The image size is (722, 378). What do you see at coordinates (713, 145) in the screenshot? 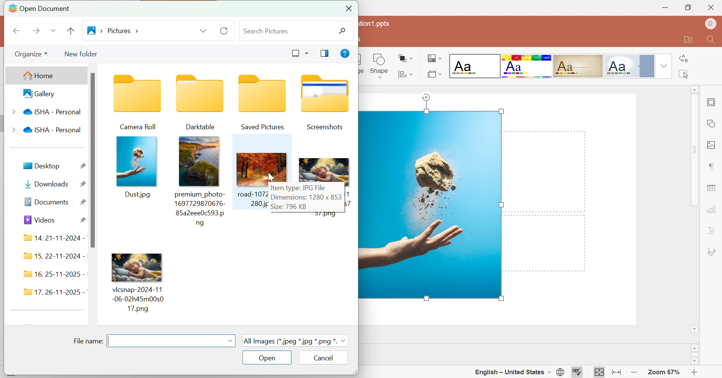
I see `image settings` at bounding box center [713, 145].